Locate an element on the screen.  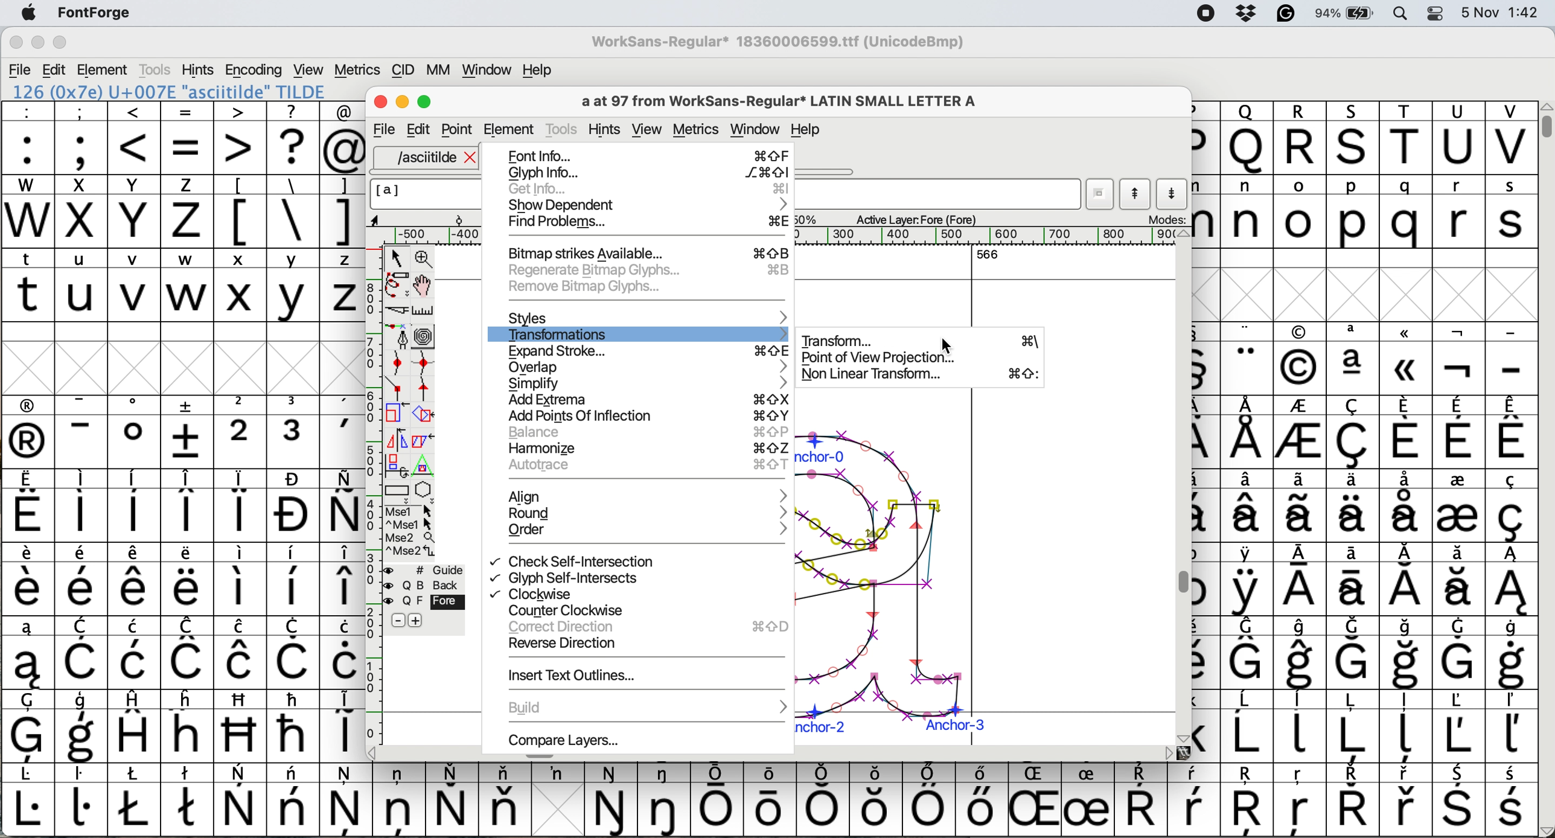
R is located at coordinates (1300, 138).